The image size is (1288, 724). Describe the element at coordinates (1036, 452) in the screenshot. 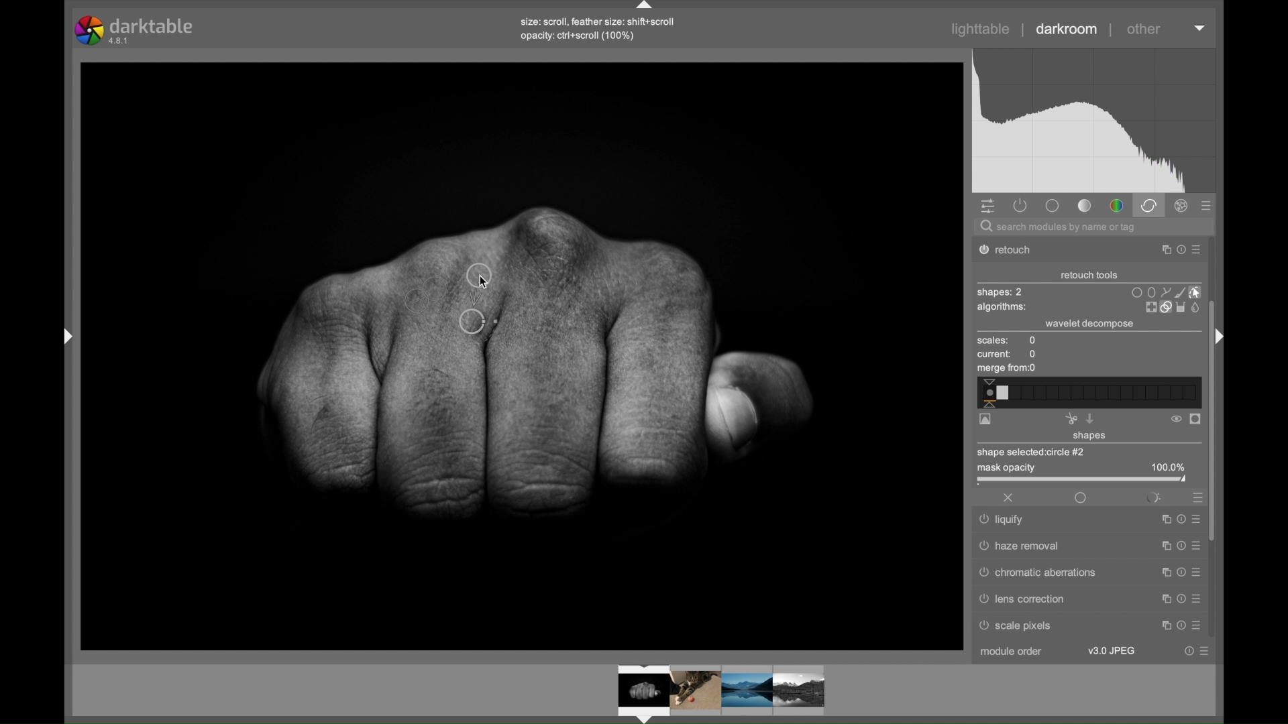

I see `shape selected:circle #2` at that location.